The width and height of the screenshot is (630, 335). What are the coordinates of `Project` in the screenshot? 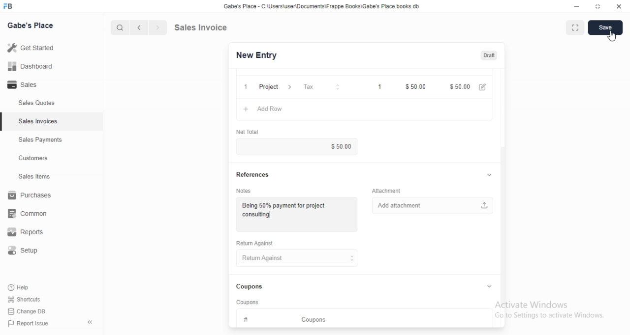 It's located at (274, 86).